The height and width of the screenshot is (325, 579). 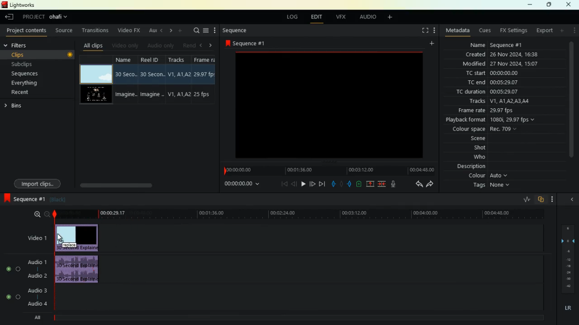 What do you see at coordinates (39, 214) in the screenshot?
I see `zoom` at bounding box center [39, 214].